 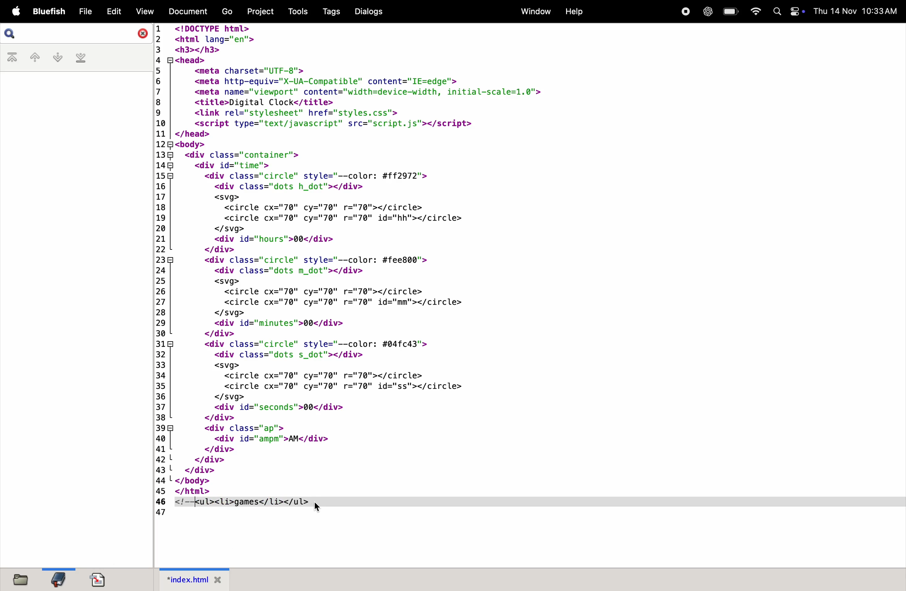 I want to click on Date and time, so click(x=857, y=11).